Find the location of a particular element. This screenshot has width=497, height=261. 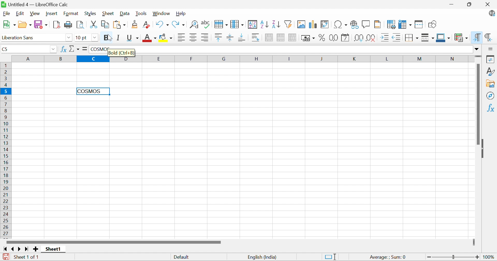

Underline is located at coordinates (132, 38).